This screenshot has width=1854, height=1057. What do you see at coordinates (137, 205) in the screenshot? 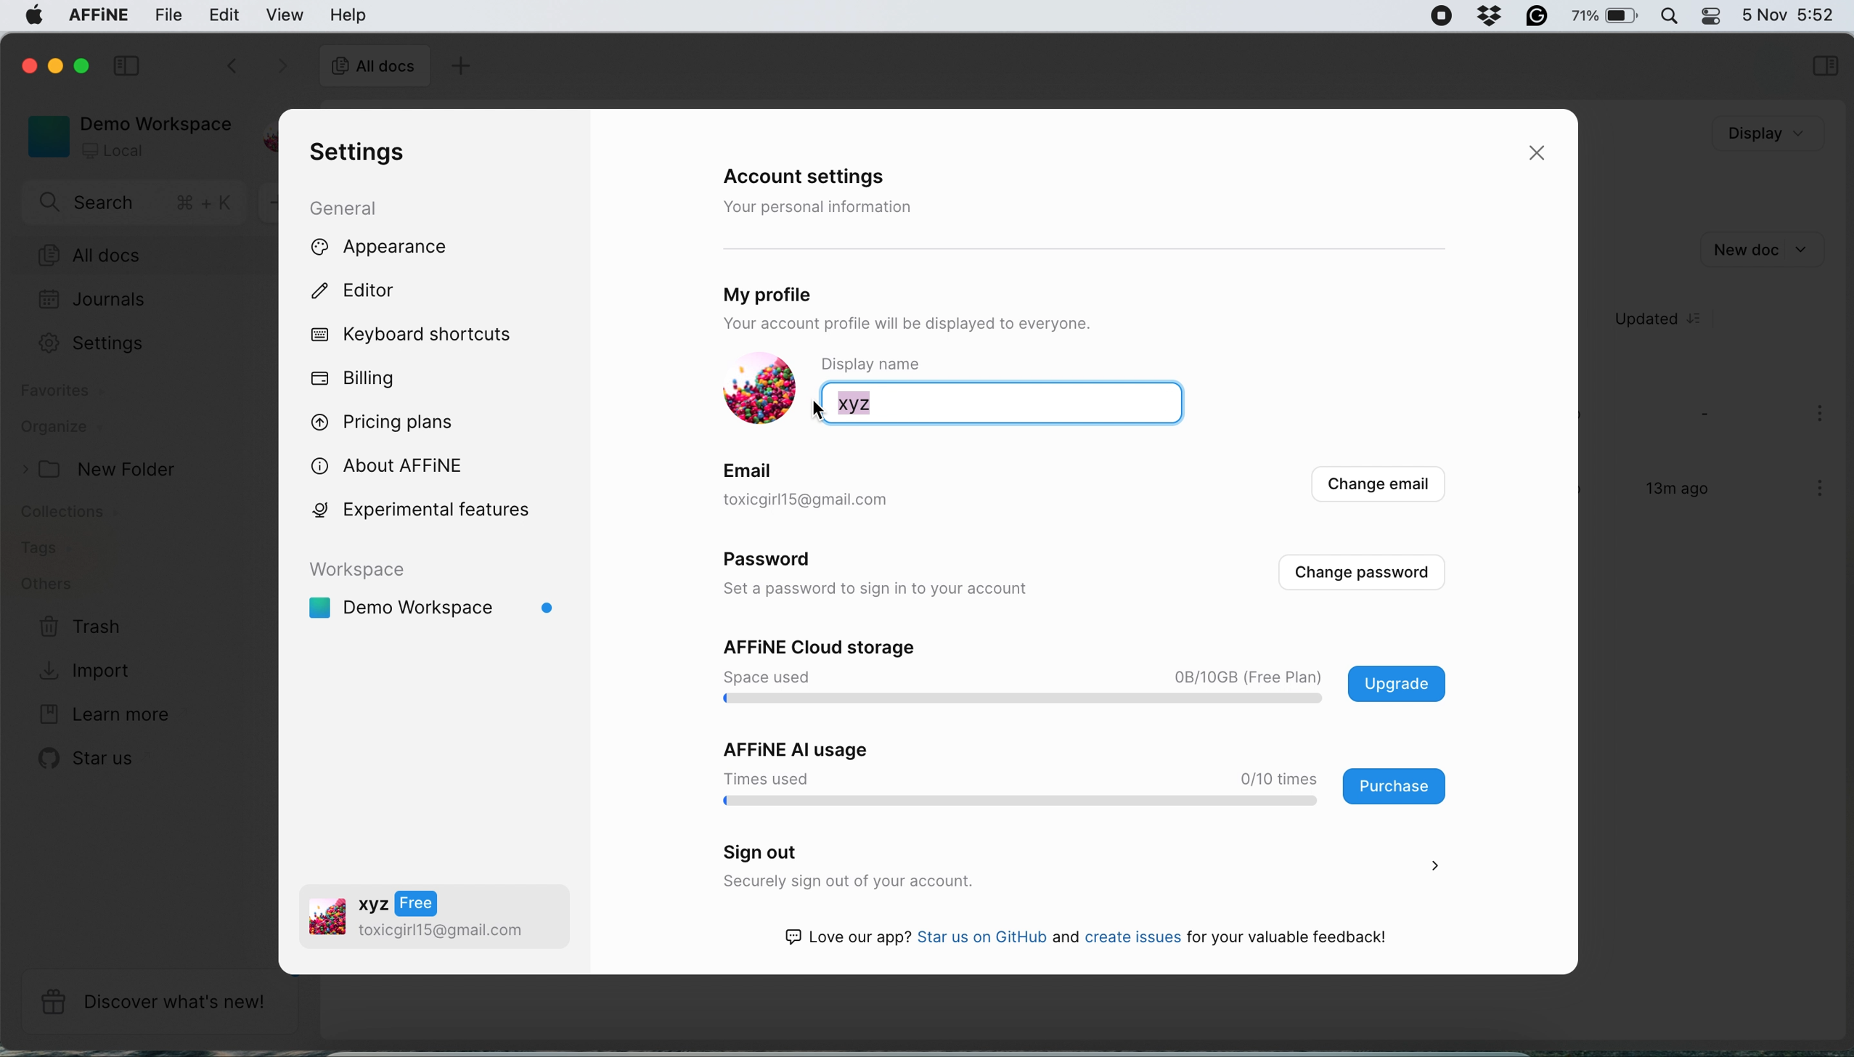
I see `search` at bounding box center [137, 205].